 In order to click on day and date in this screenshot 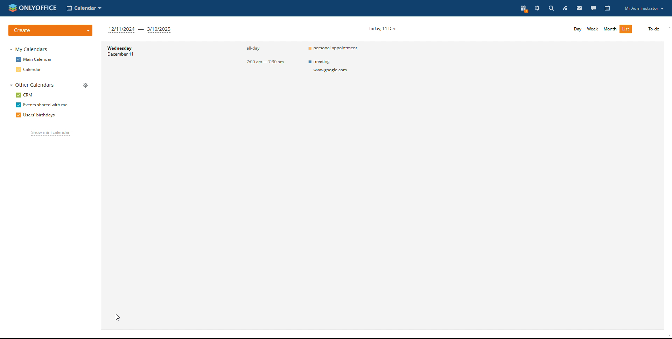, I will do `click(155, 60)`.